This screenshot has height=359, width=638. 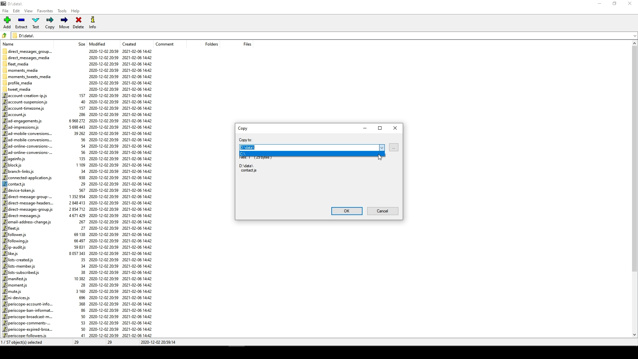 What do you see at coordinates (111, 343) in the screenshot?
I see `29` at bounding box center [111, 343].